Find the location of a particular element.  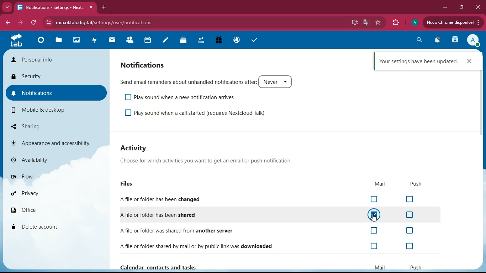

maximize is located at coordinates (461, 7).